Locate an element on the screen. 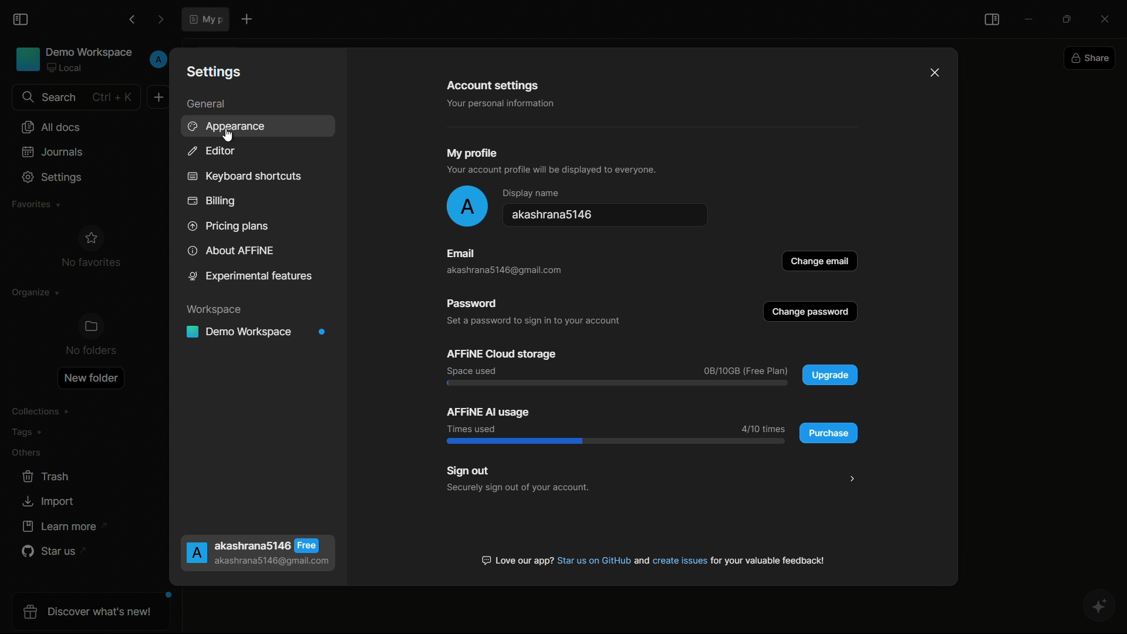  Password is located at coordinates (479, 304).